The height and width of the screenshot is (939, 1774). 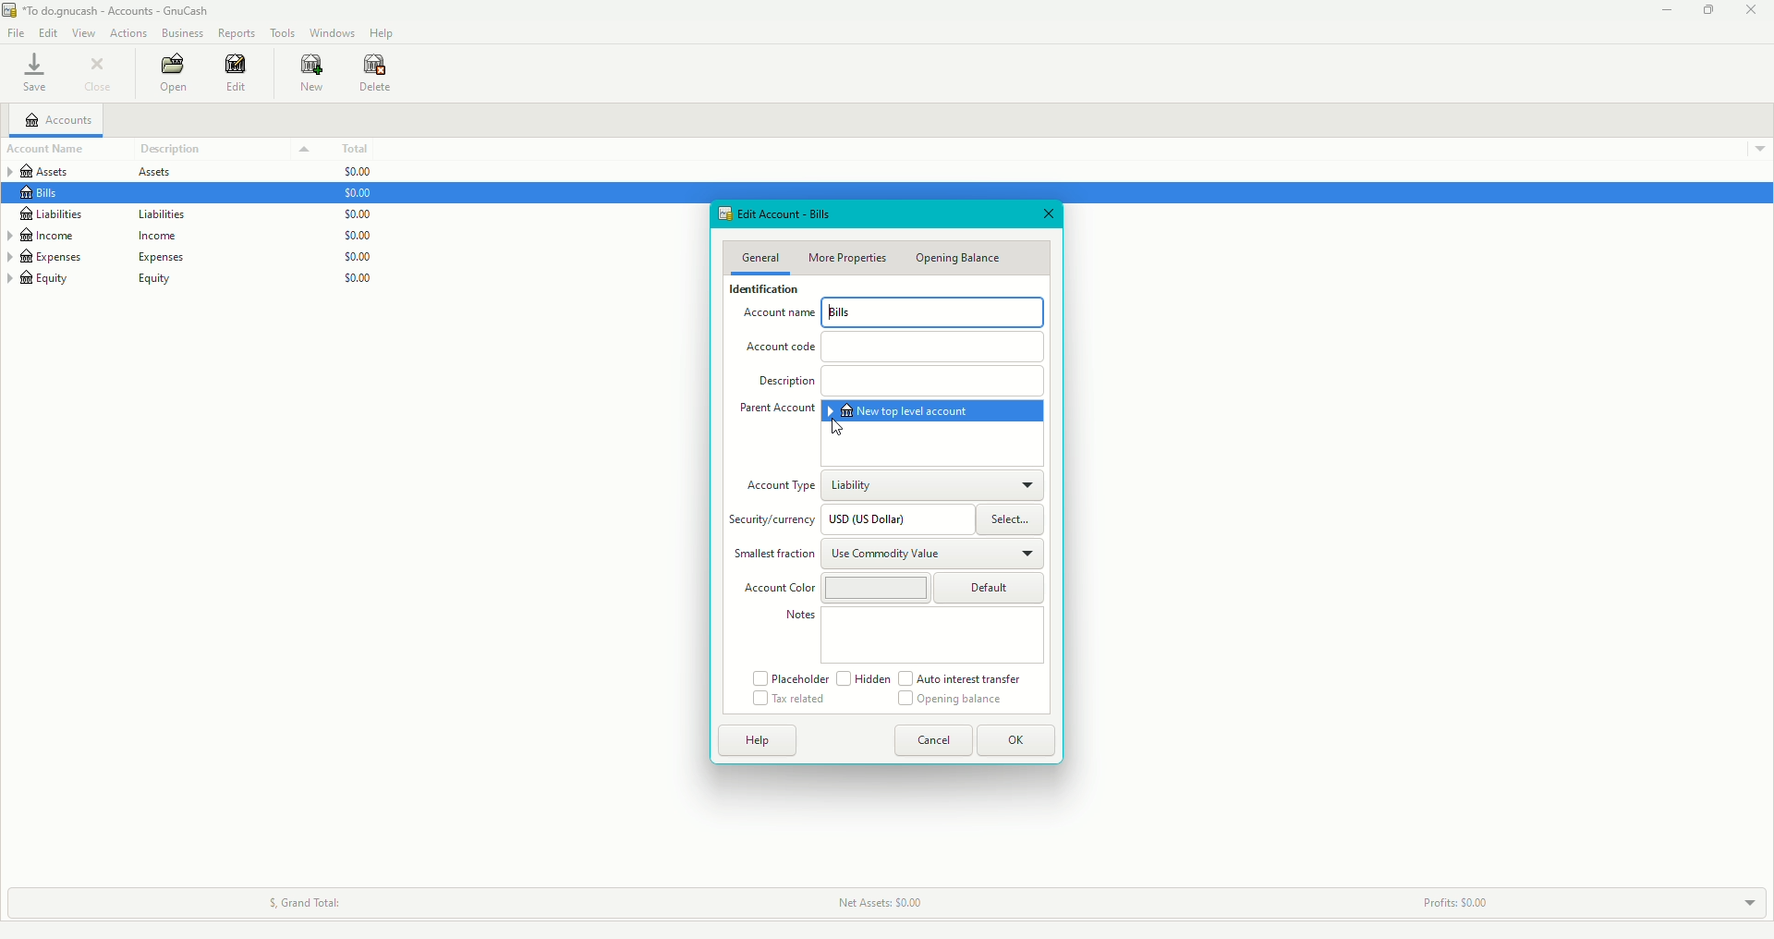 I want to click on Delete, so click(x=377, y=77).